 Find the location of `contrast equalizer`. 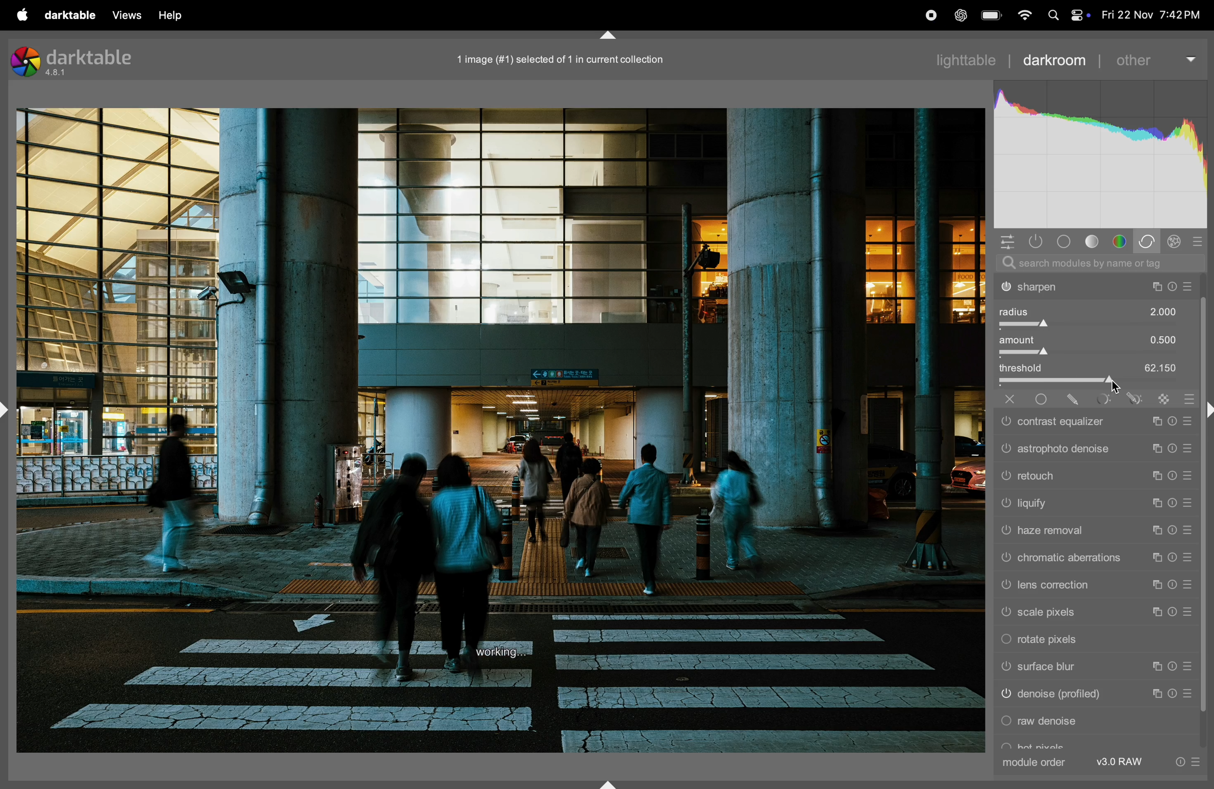

contrast equalizer is located at coordinates (1092, 422).